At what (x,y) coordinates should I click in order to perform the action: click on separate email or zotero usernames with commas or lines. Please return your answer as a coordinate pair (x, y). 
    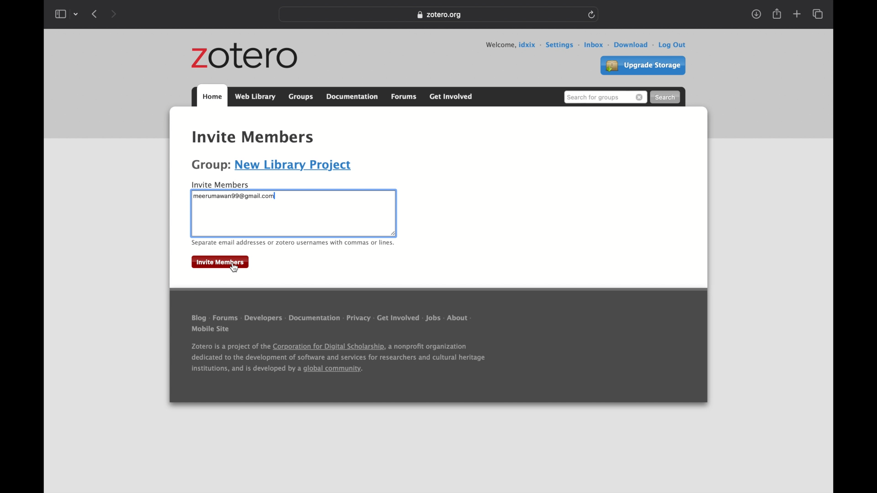
    Looking at the image, I should click on (292, 245).